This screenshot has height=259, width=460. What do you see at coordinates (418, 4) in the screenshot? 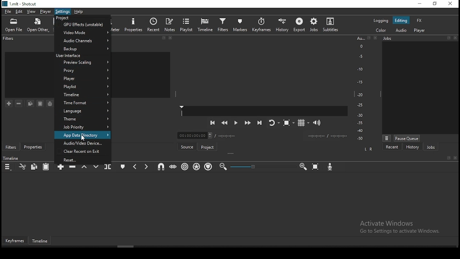
I see `minimize` at bounding box center [418, 4].